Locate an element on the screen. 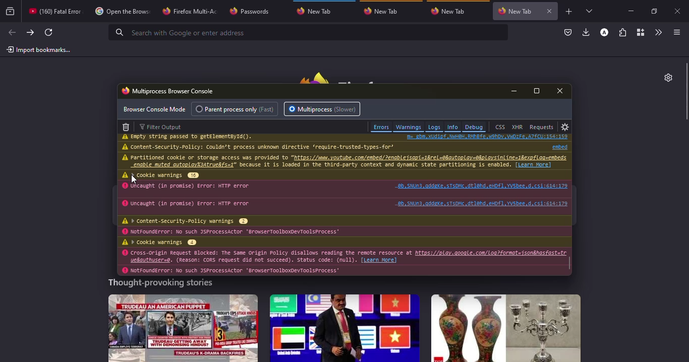 Image resolution: width=689 pixels, height=362 pixels. tab is located at coordinates (254, 11).